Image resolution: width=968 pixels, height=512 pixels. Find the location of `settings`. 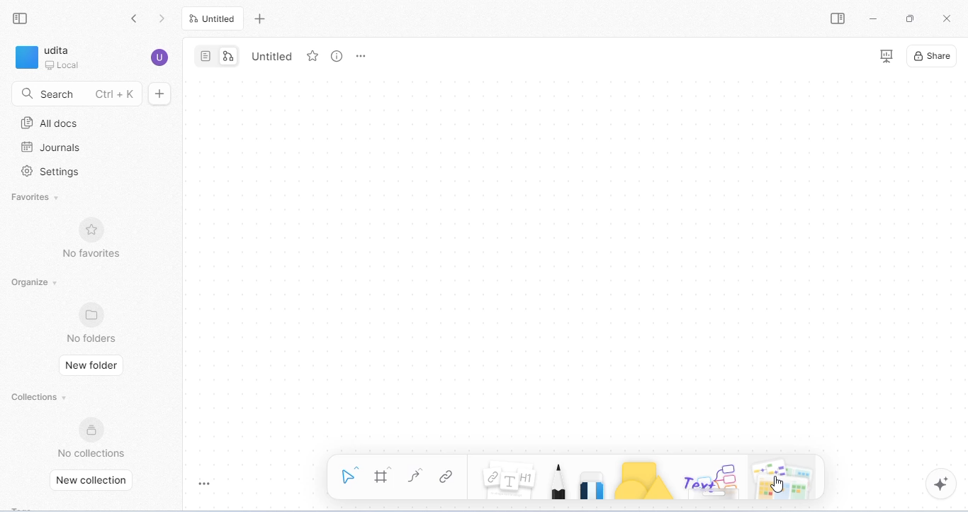

settings is located at coordinates (53, 172).